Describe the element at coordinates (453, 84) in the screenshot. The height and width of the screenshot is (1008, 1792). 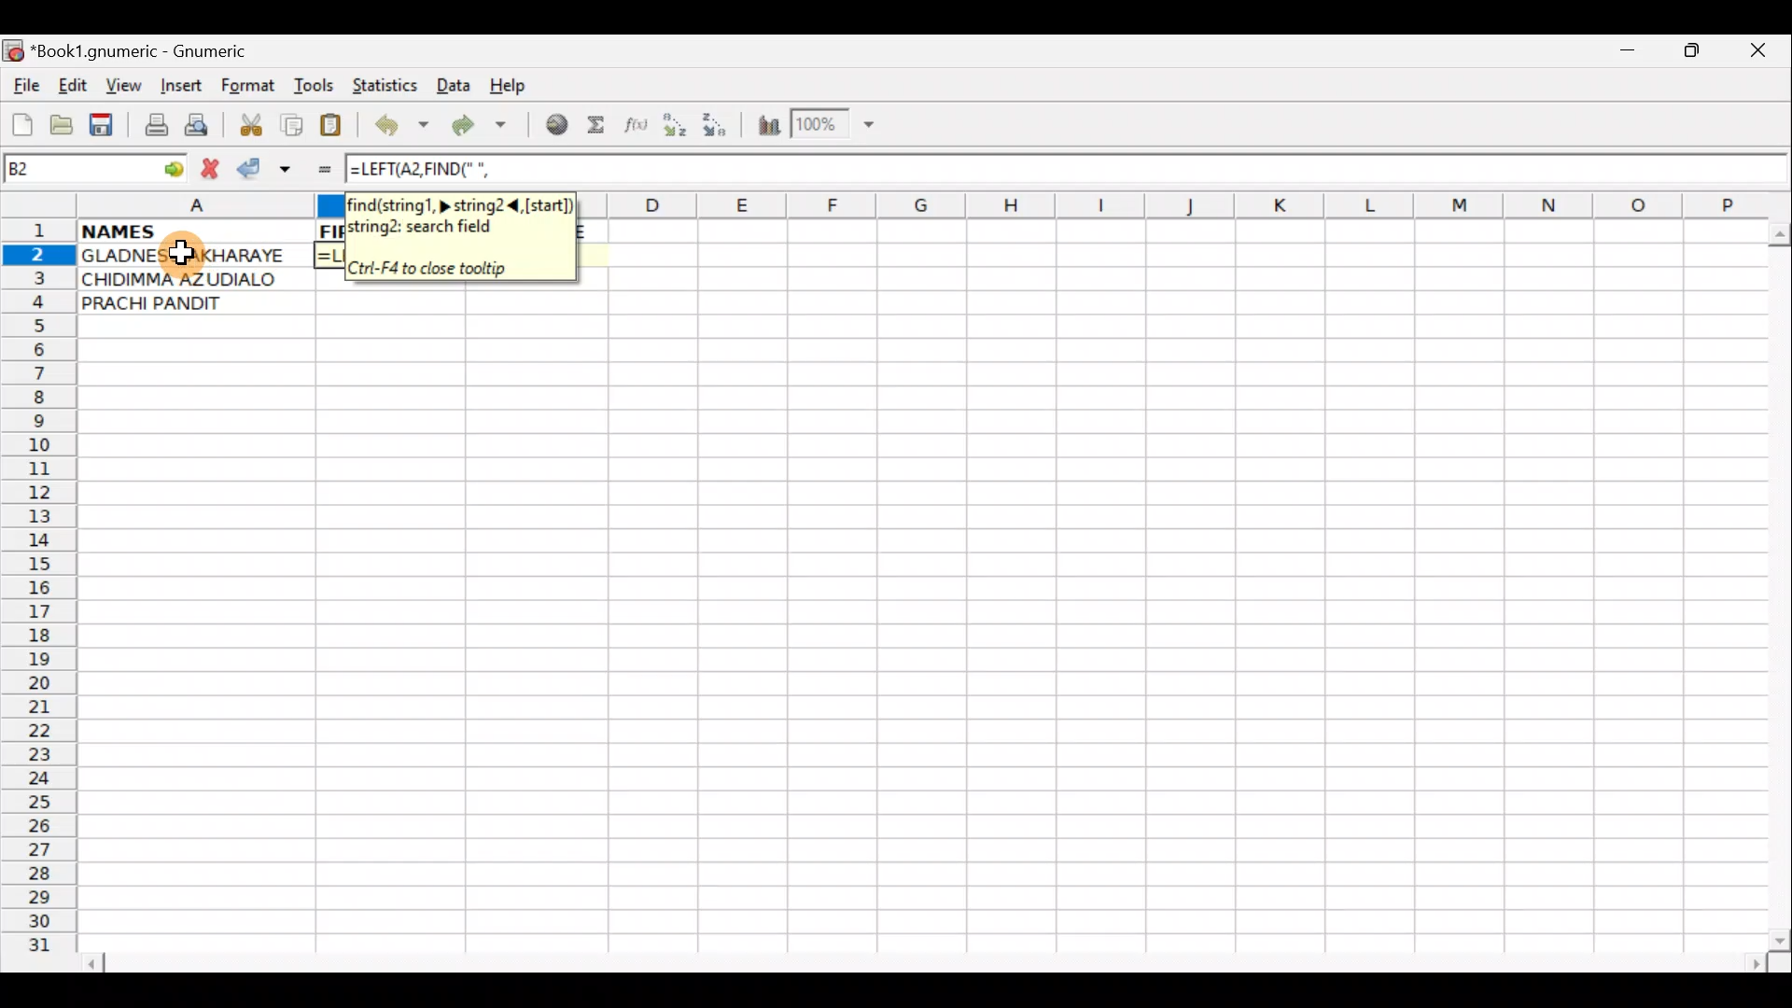
I see `Data` at that location.